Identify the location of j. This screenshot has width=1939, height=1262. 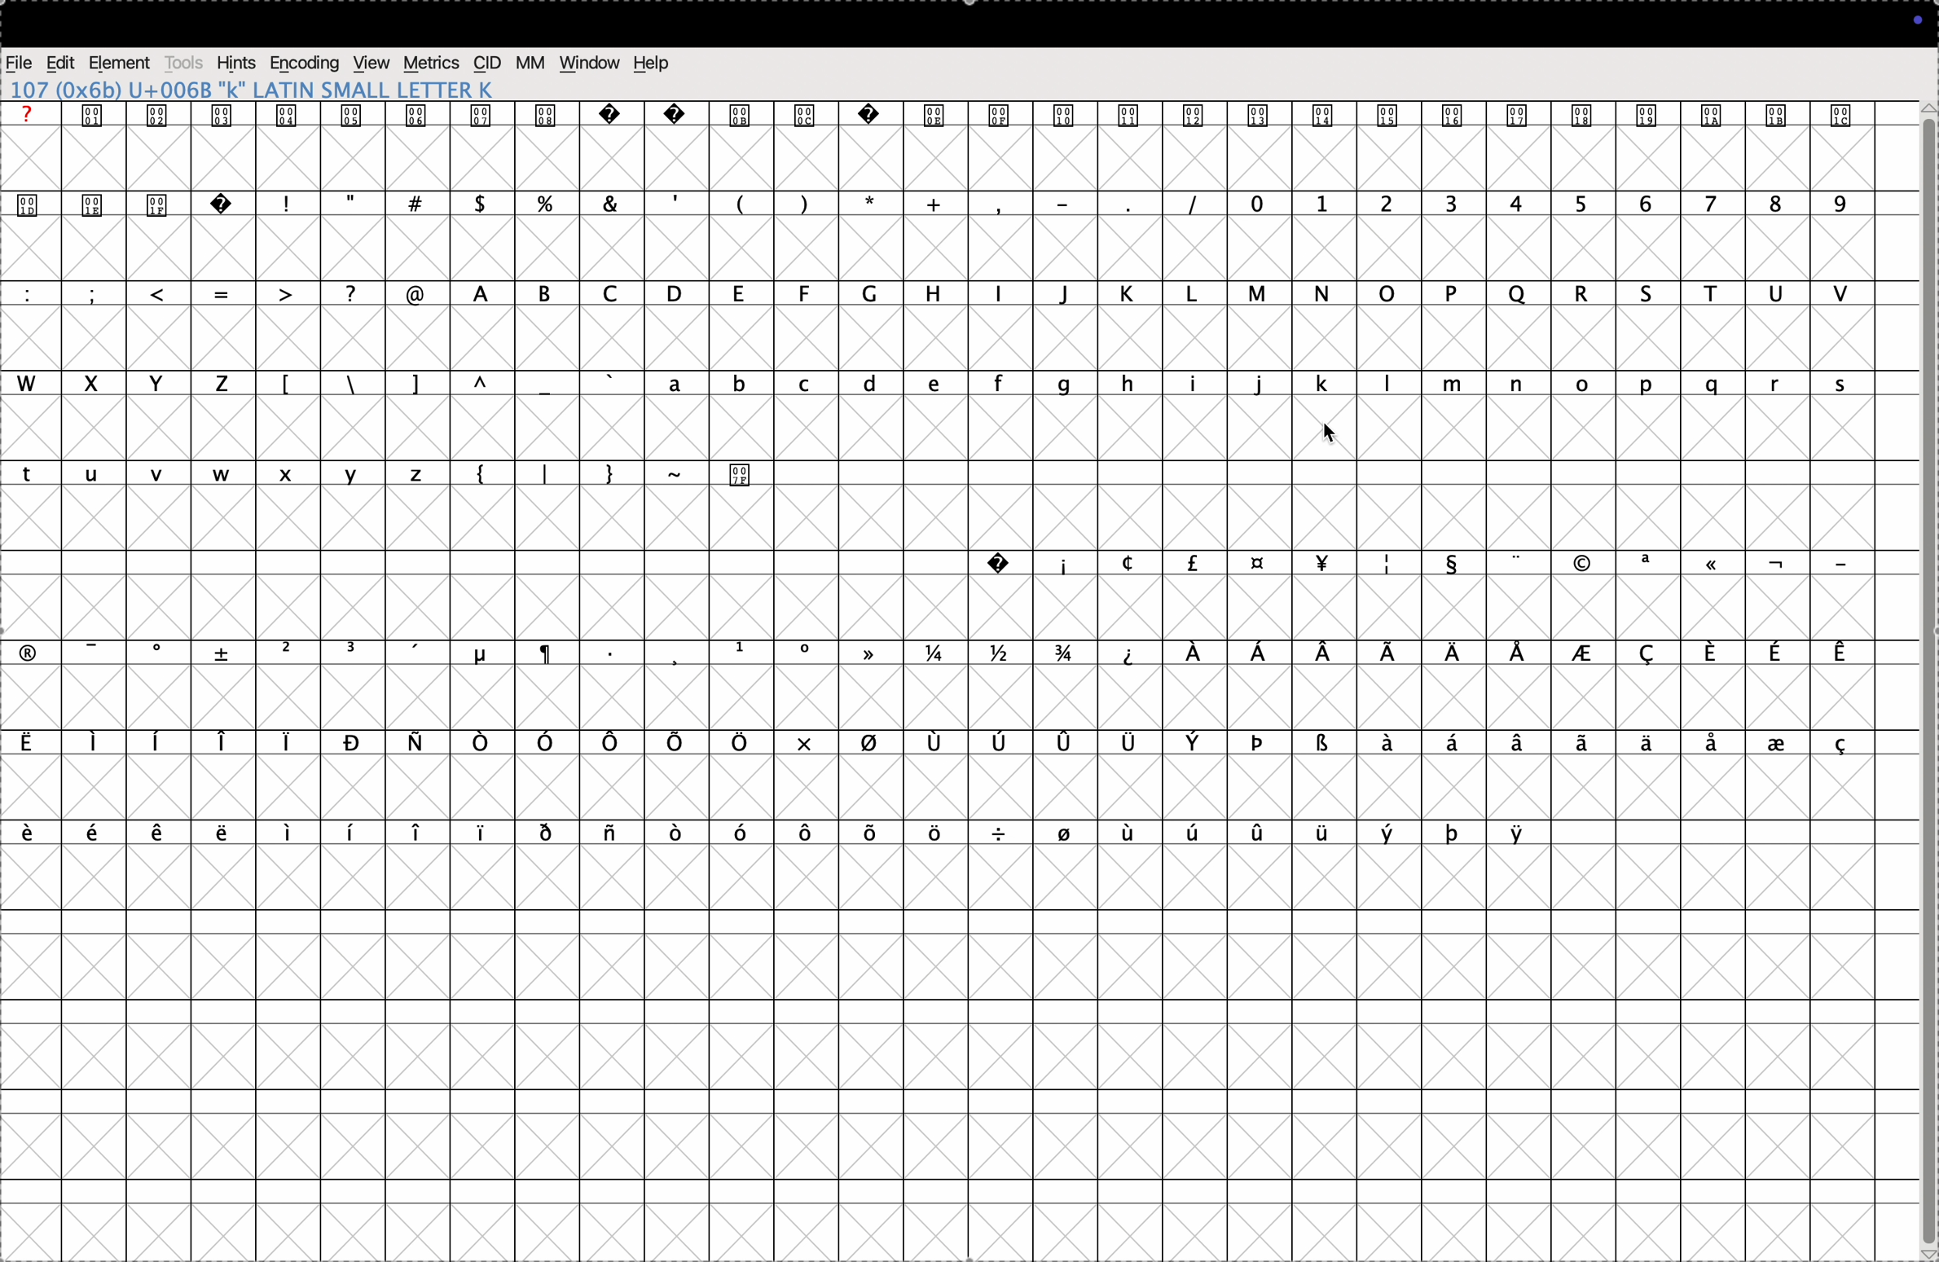
(1068, 297).